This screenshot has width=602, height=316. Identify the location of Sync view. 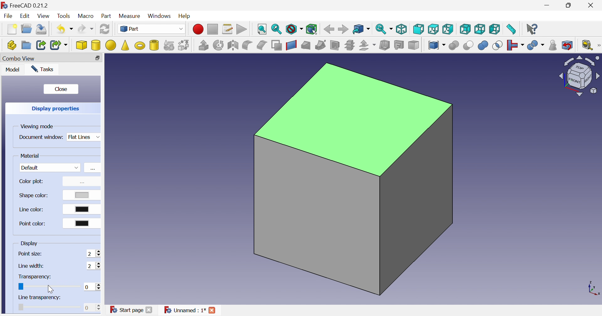
(383, 29).